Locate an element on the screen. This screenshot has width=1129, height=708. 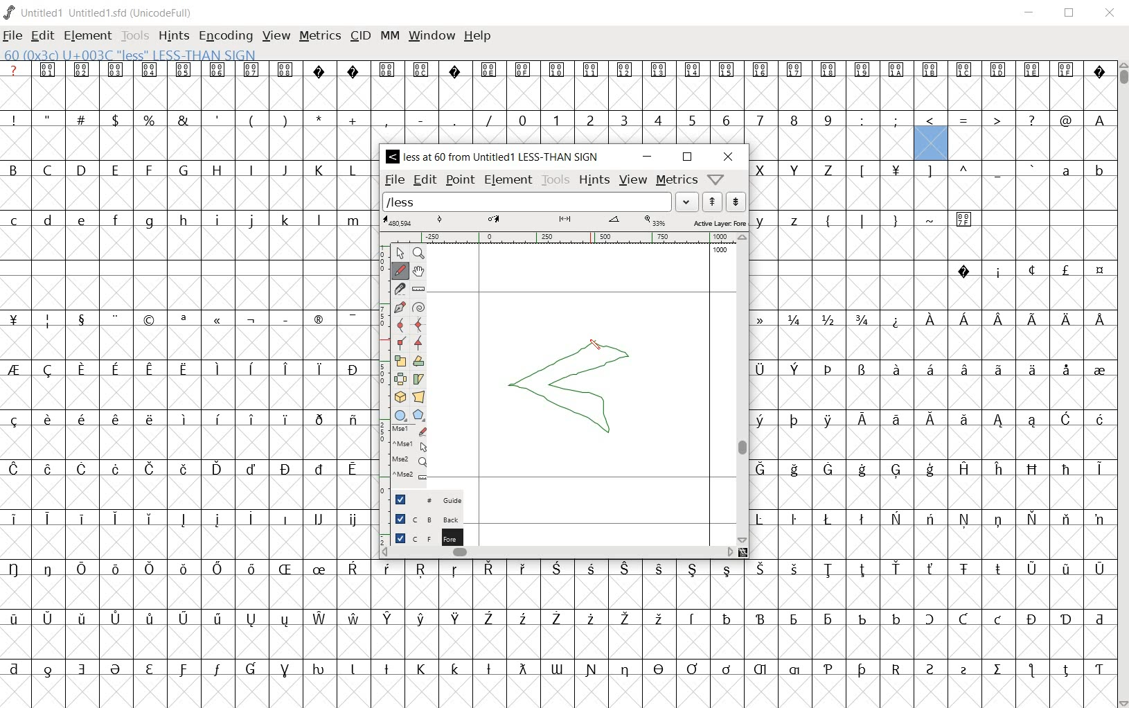
number 0 - 9 is located at coordinates (675, 120).